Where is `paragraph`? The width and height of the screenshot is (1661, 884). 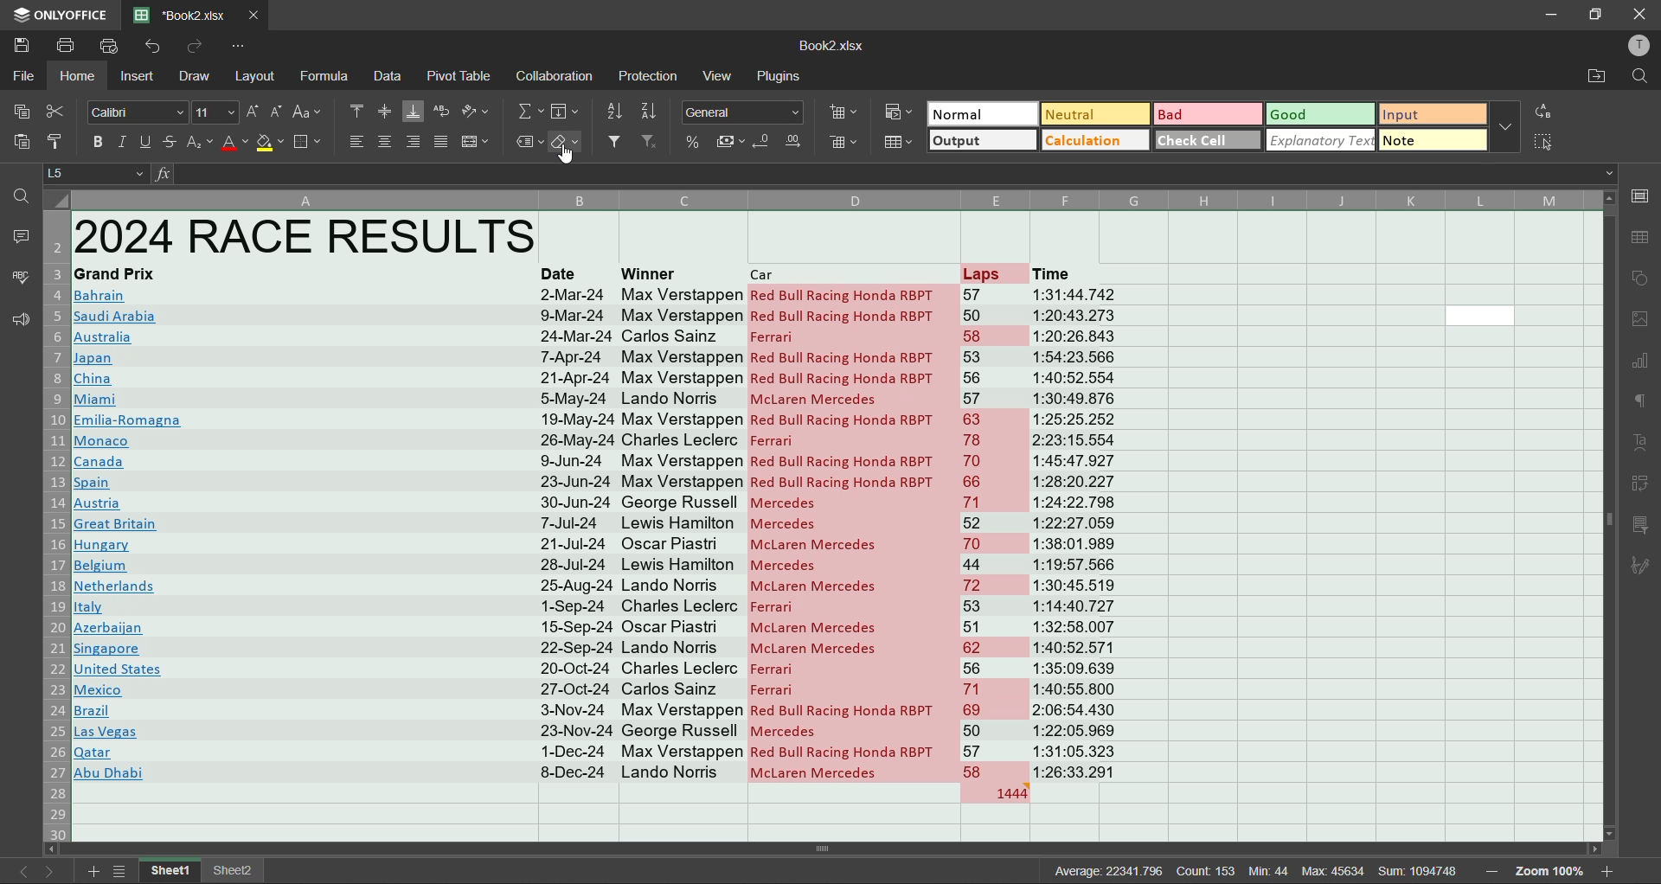 paragraph is located at coordinates (1636, 402).